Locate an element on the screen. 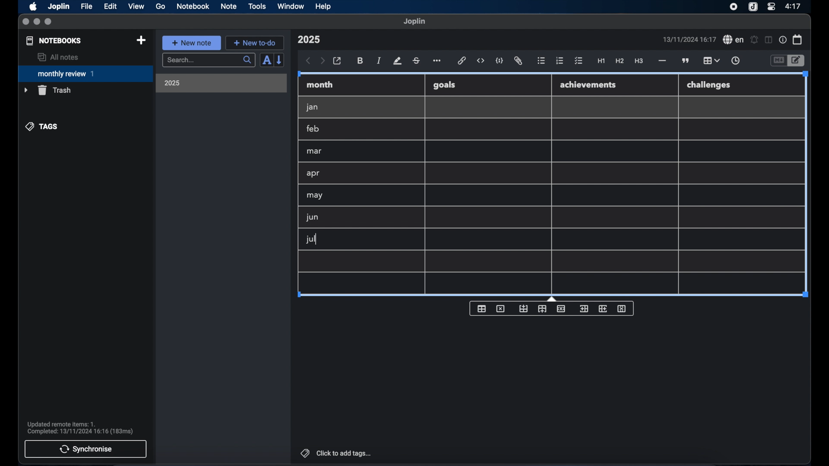 The height and width of the screenshot is (466, 829). inline code is located at coordinates (481, 61).